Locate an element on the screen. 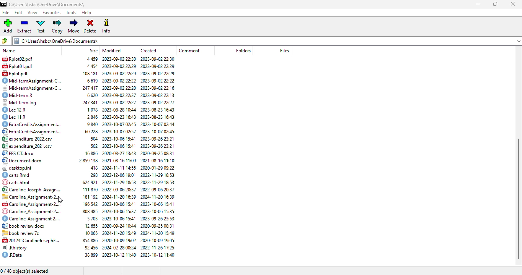 The image size is (522, 275). 2023-10-12 11:40 is located at coordinates (158, 255).